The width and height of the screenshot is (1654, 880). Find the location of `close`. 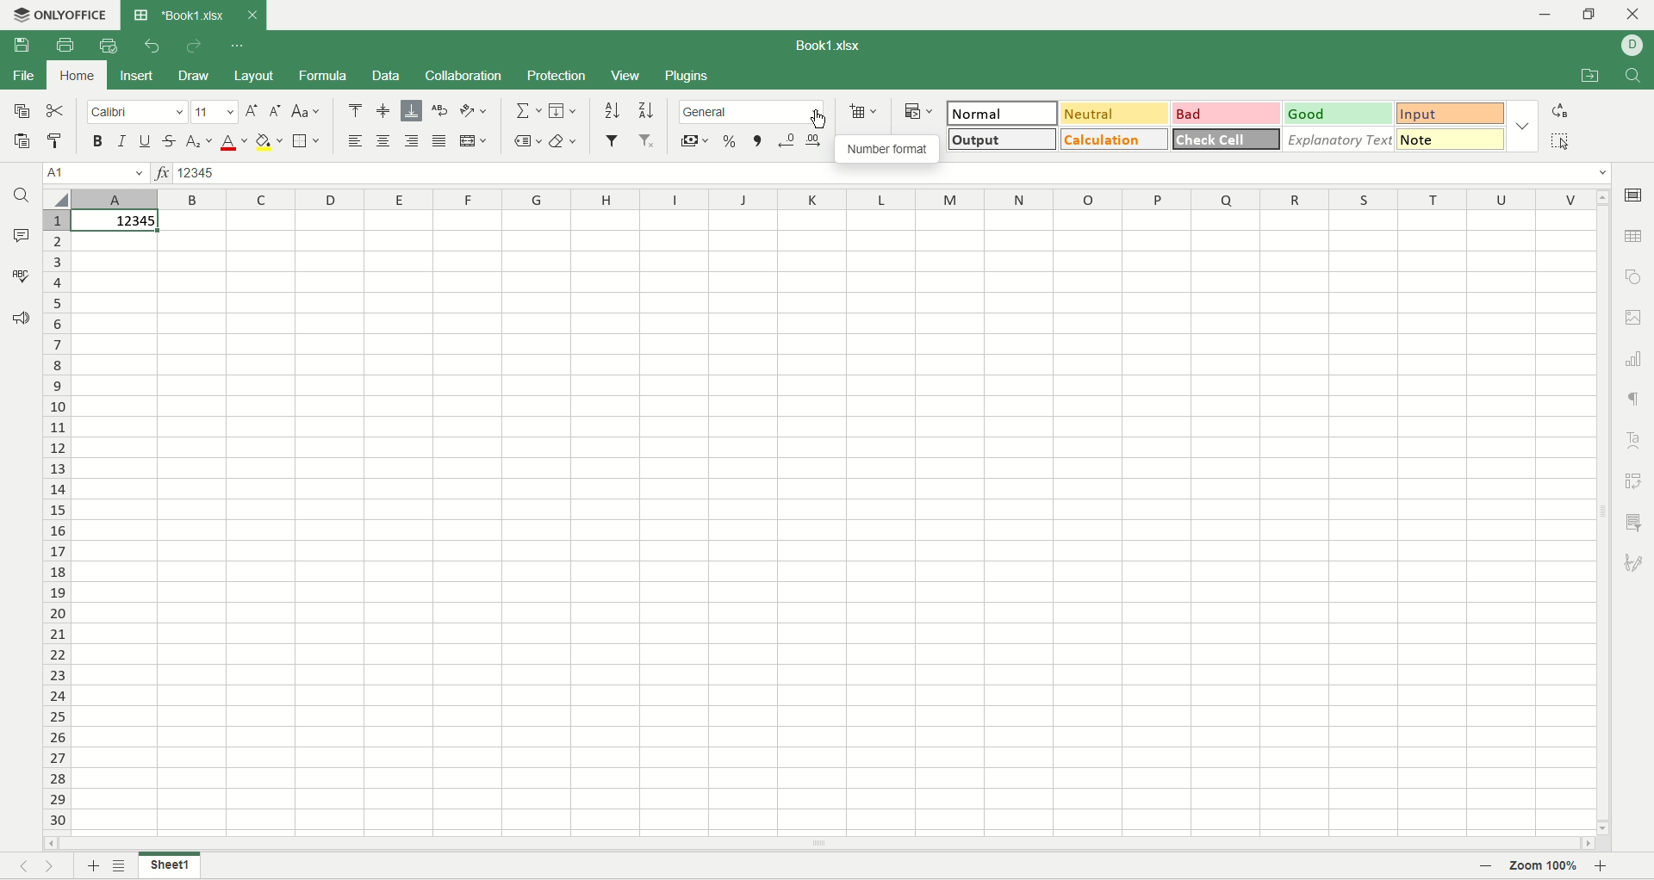

close is located at coordinates (247, 18).